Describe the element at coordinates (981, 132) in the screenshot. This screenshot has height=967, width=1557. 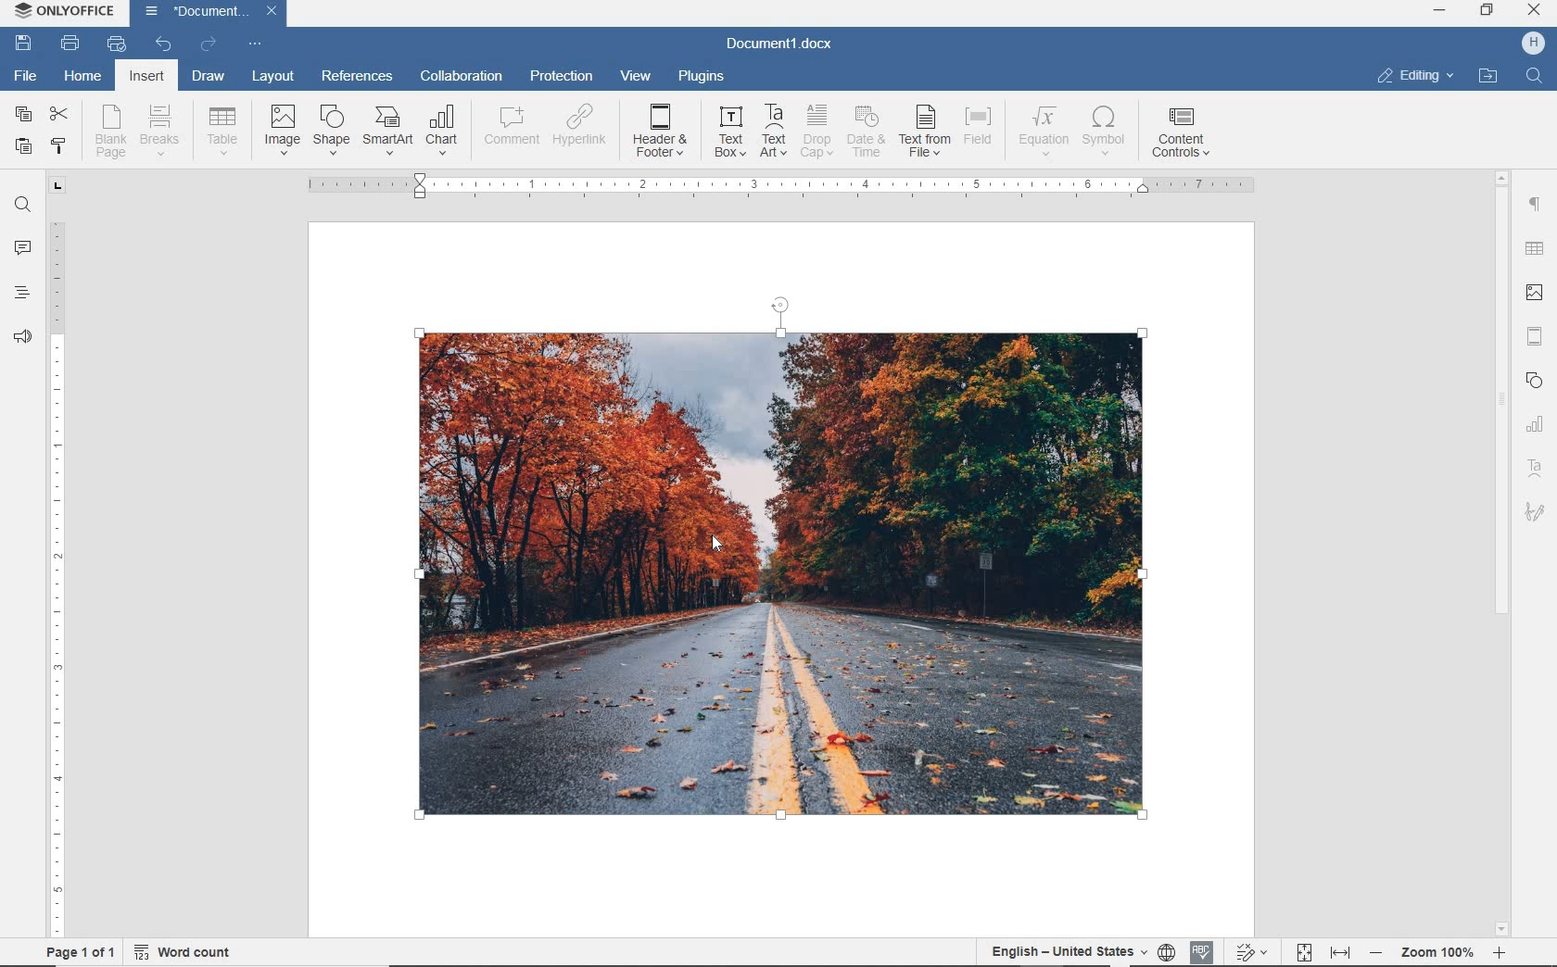
I see `field` at that location.